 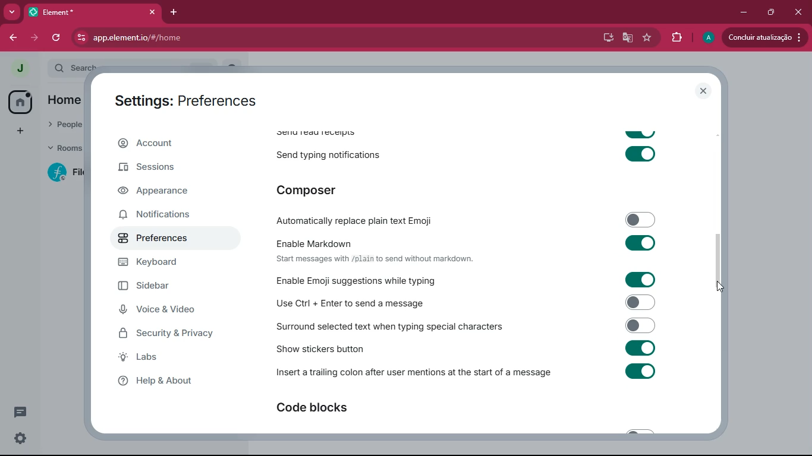 I want to click on close, so click(x=704, y=91).